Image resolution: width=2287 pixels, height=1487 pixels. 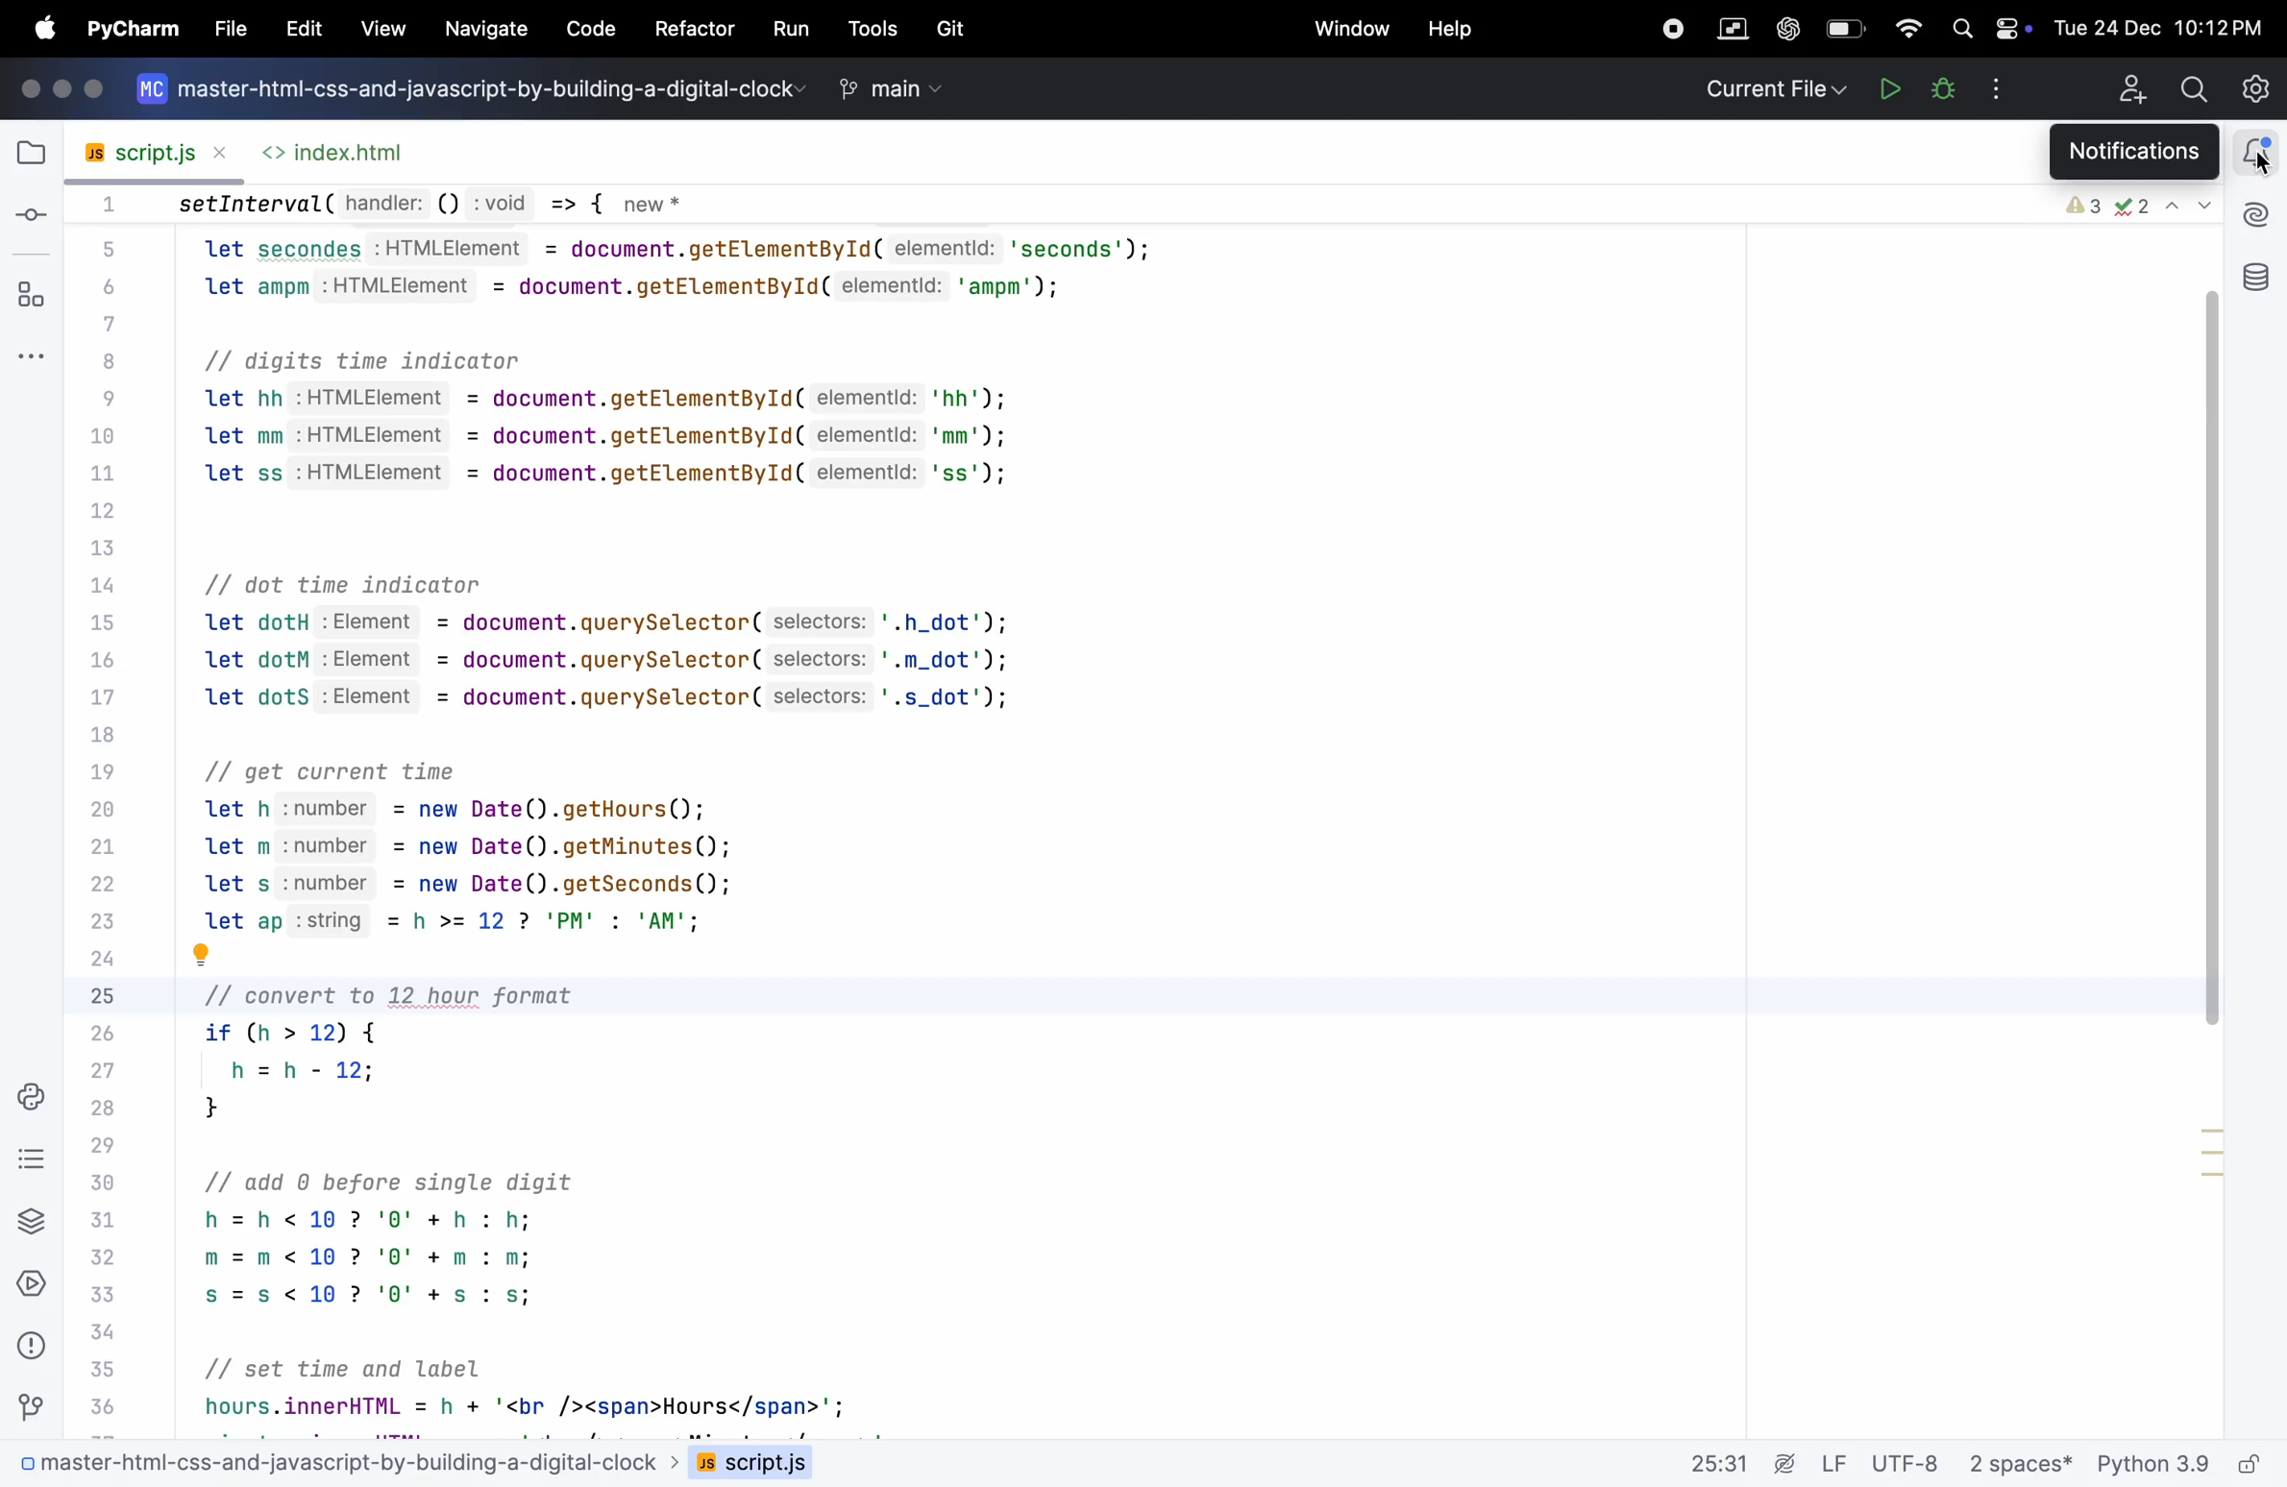 What do you see at coordinates (758, 1459) in the screenshot?
I see `script .js` at bounding box center [758, 1459].